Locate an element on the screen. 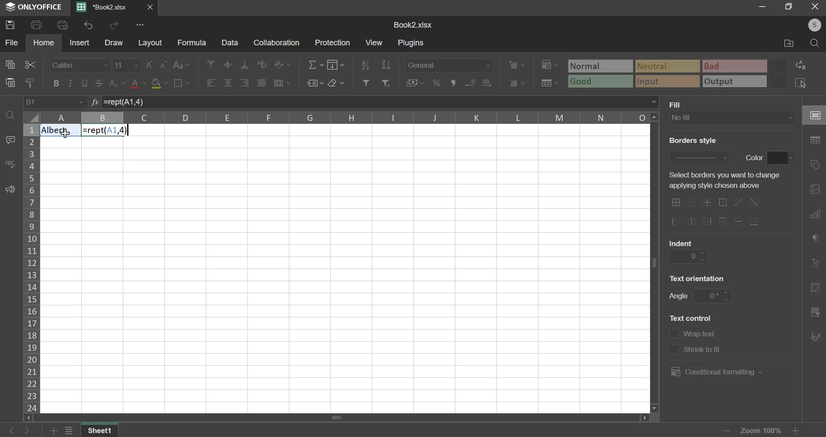 The width and height of the screenshot is (826, 437). accounting style is located at coordinates (415, 82).